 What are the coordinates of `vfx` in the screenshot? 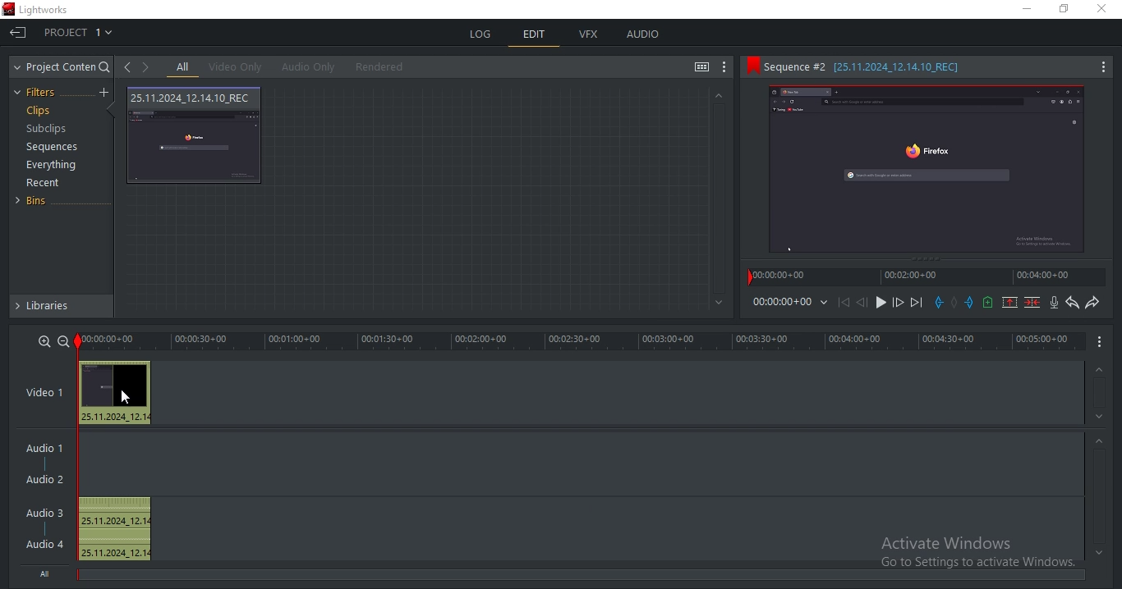 It's located at (592, 35).